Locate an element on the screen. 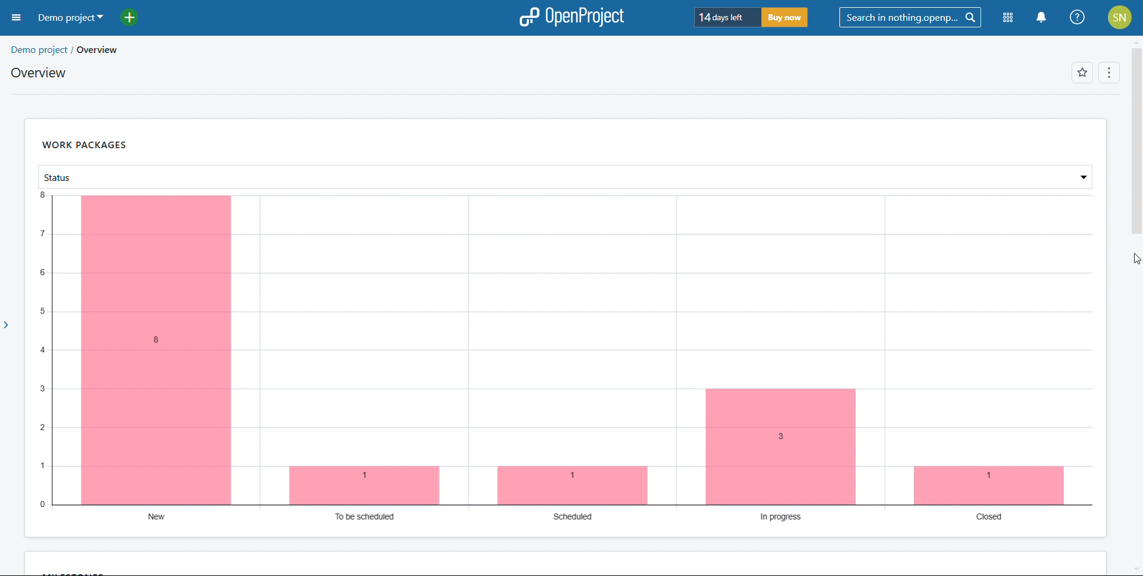 The height and width of the screenshot is (576, 1143). home is located at coordinates (140, 48).